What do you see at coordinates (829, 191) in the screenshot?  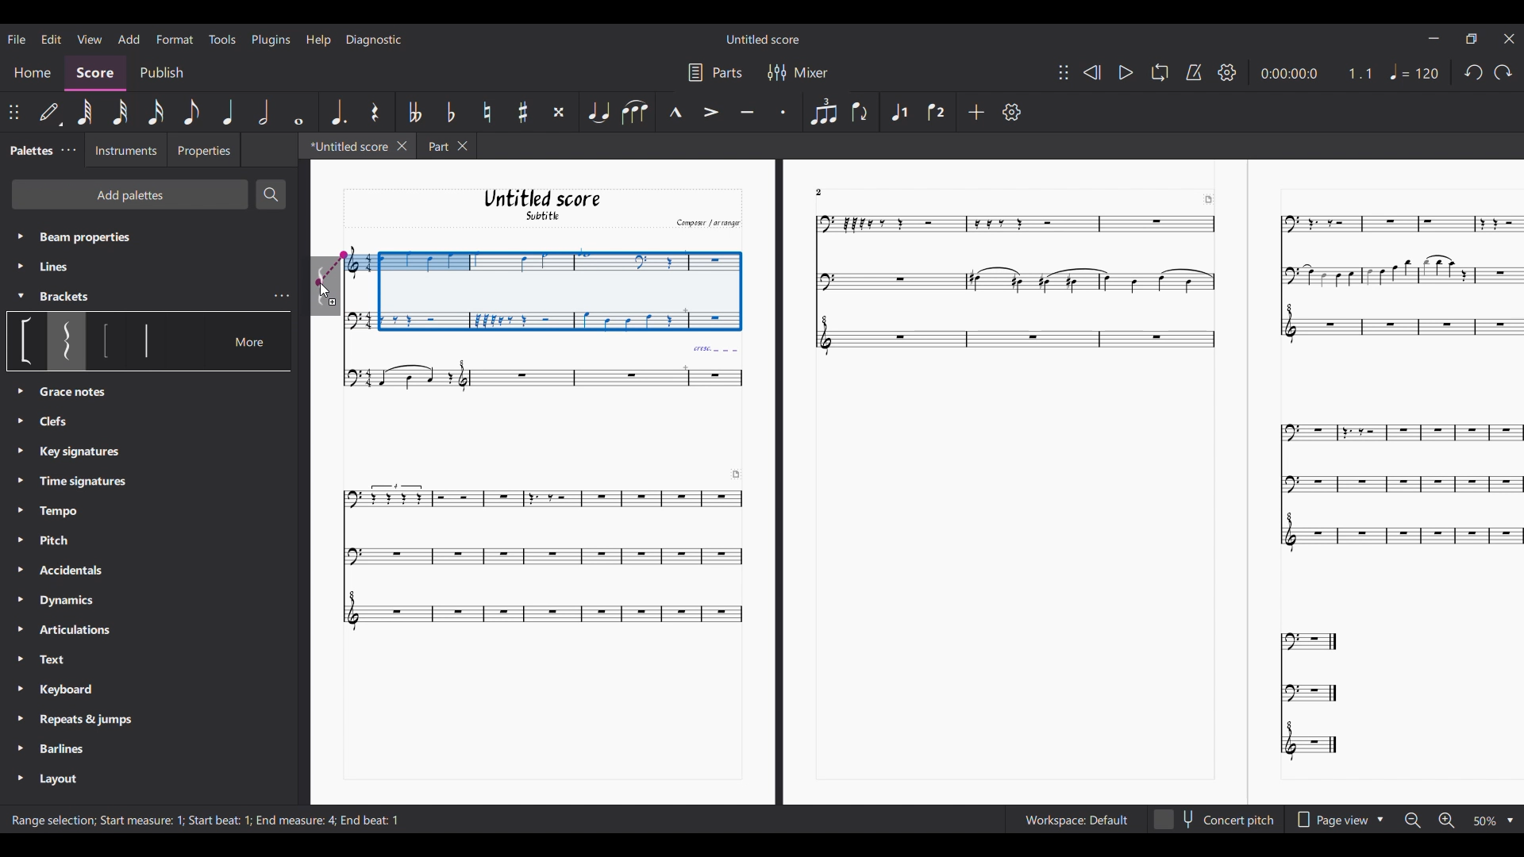 I see `2` at bounding box center [829, 191].